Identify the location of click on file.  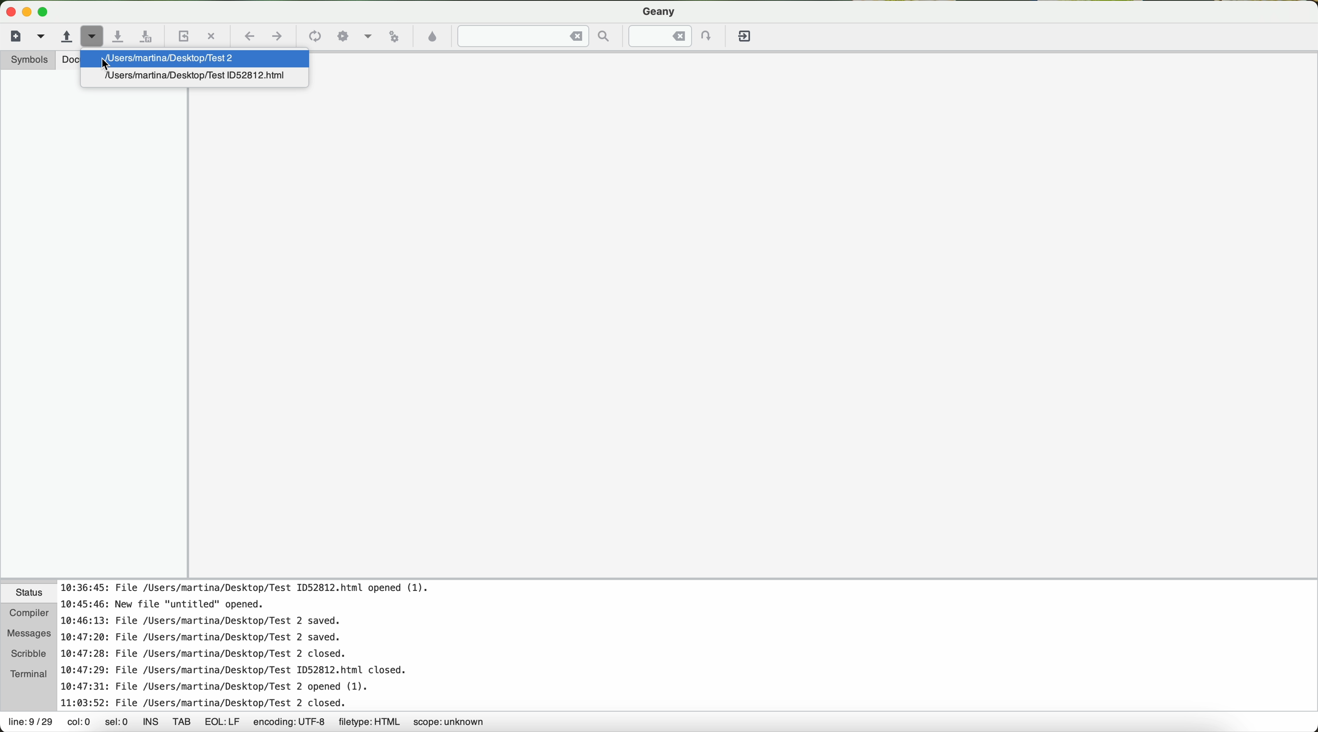
(206, 58).